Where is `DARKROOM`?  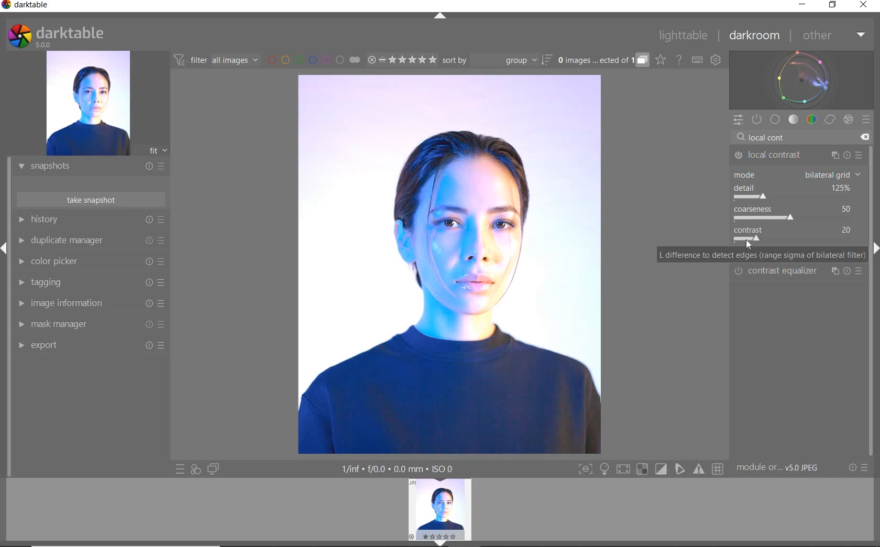 DARKROOM is located at coordinates (755, 36).